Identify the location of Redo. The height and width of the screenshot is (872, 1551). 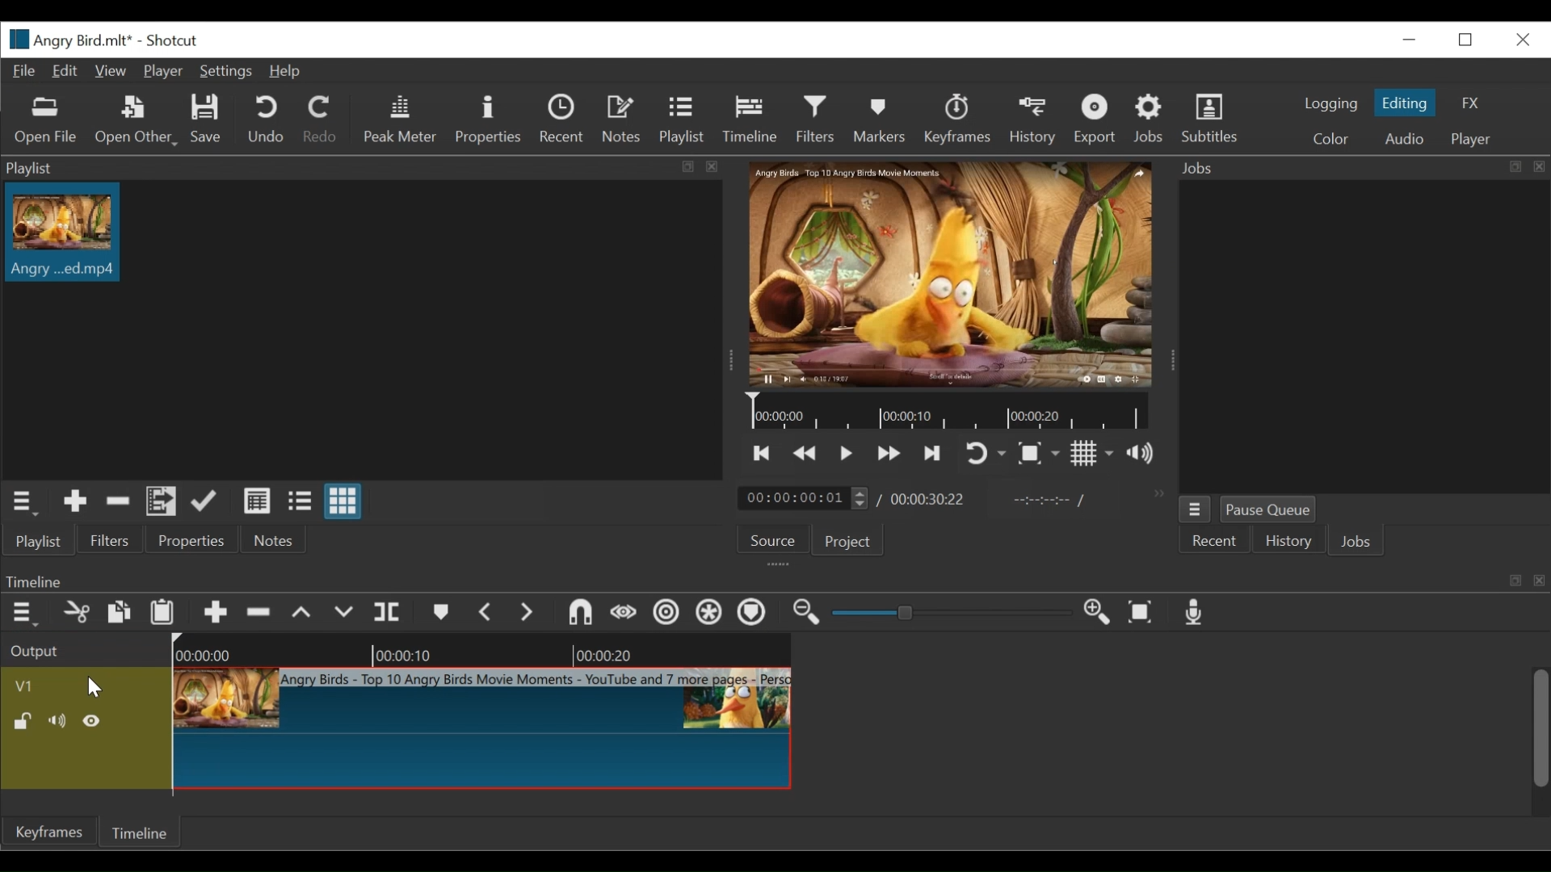
(322, 119).